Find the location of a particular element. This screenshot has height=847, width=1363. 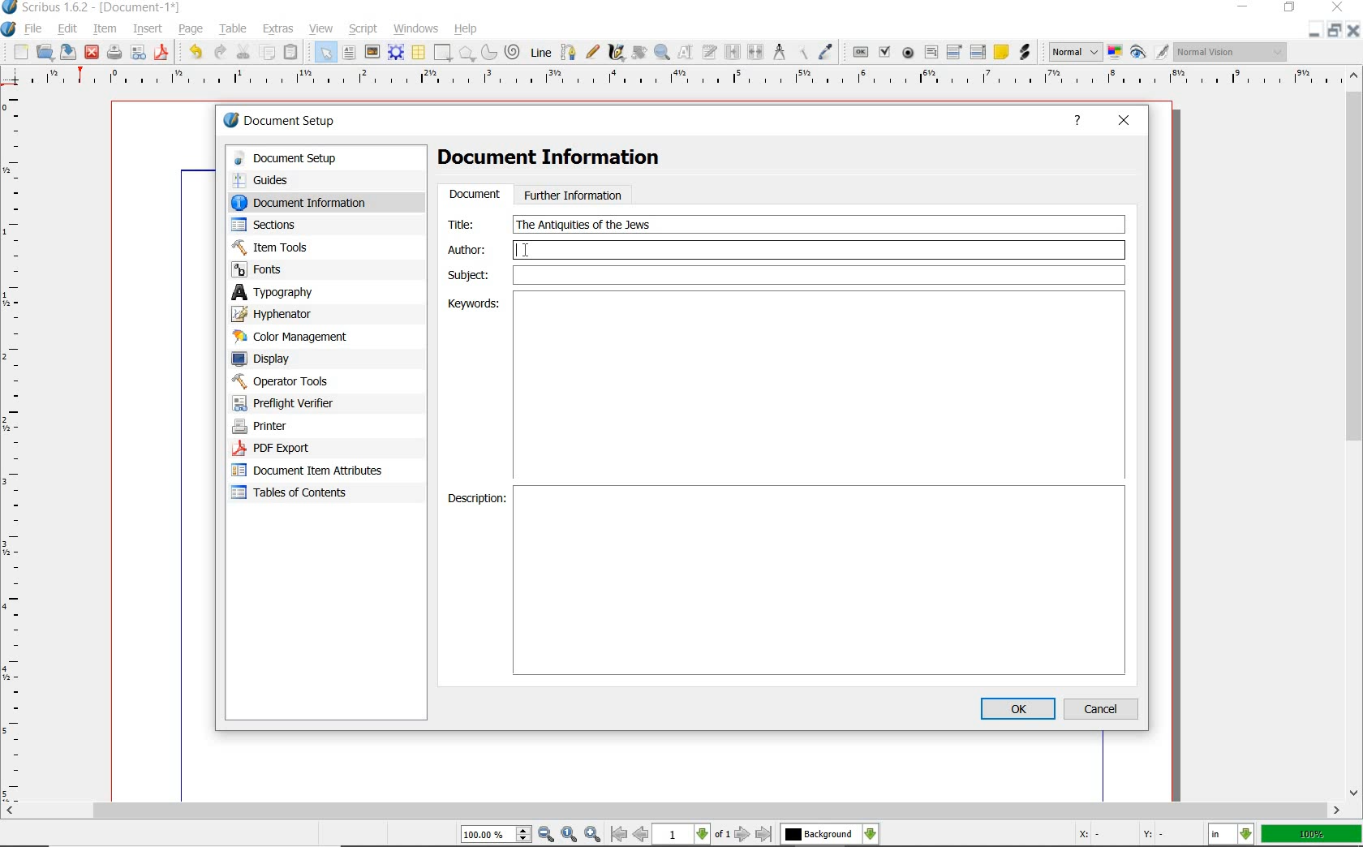

shape is located at coordinates (443, 52).